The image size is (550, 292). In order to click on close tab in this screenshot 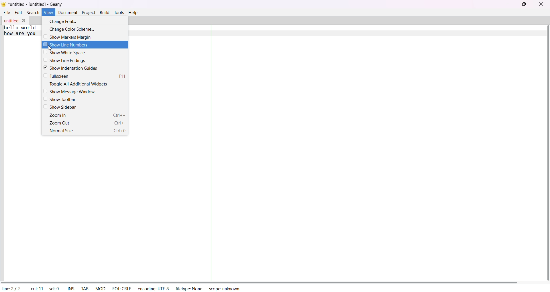, I will do `click(24, 20)`.